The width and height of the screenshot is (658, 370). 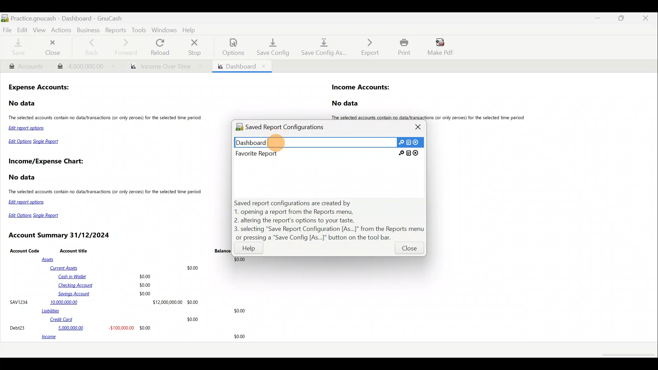 What do you see at coordinates (143, 337) in the screenshot?
I see `income 30.00` at bounding box center [143, 337].